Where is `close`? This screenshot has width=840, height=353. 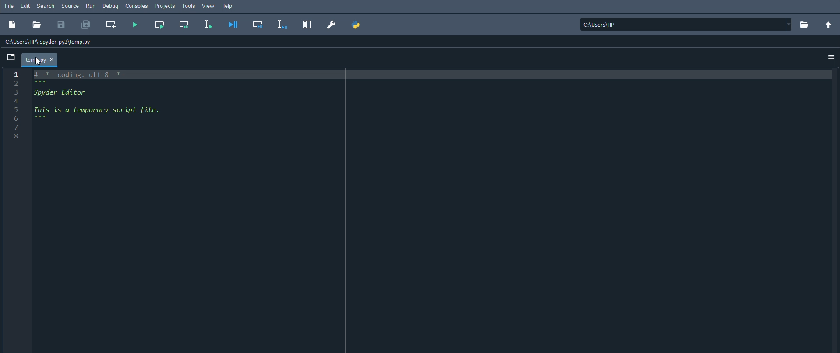
close is located at coordinates (52, 59).